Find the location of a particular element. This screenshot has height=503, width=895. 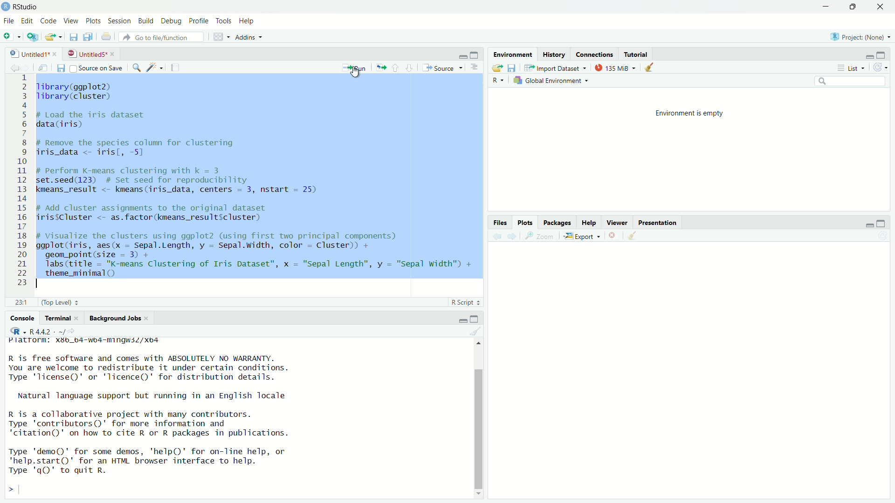

go forward to the next source location is located at coordinates (27, 66).